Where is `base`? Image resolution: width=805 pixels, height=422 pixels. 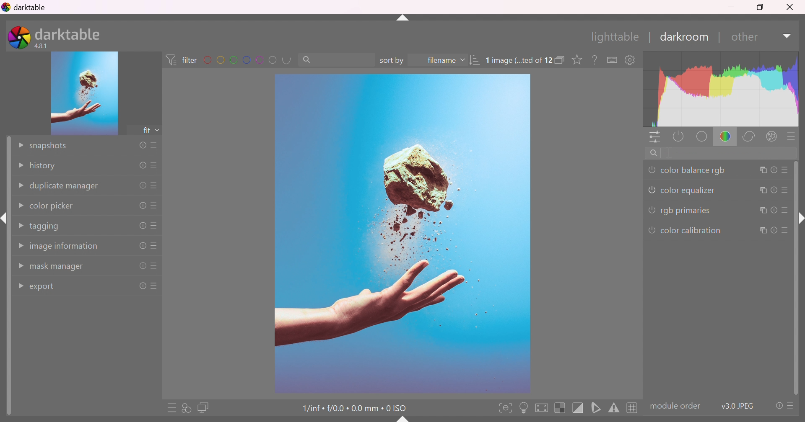 base is located at coordinates (703, 137).